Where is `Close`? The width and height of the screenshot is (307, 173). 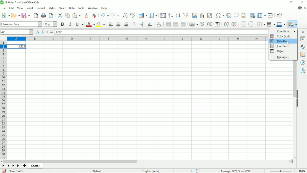
Close is located at coordinates (302, 2).